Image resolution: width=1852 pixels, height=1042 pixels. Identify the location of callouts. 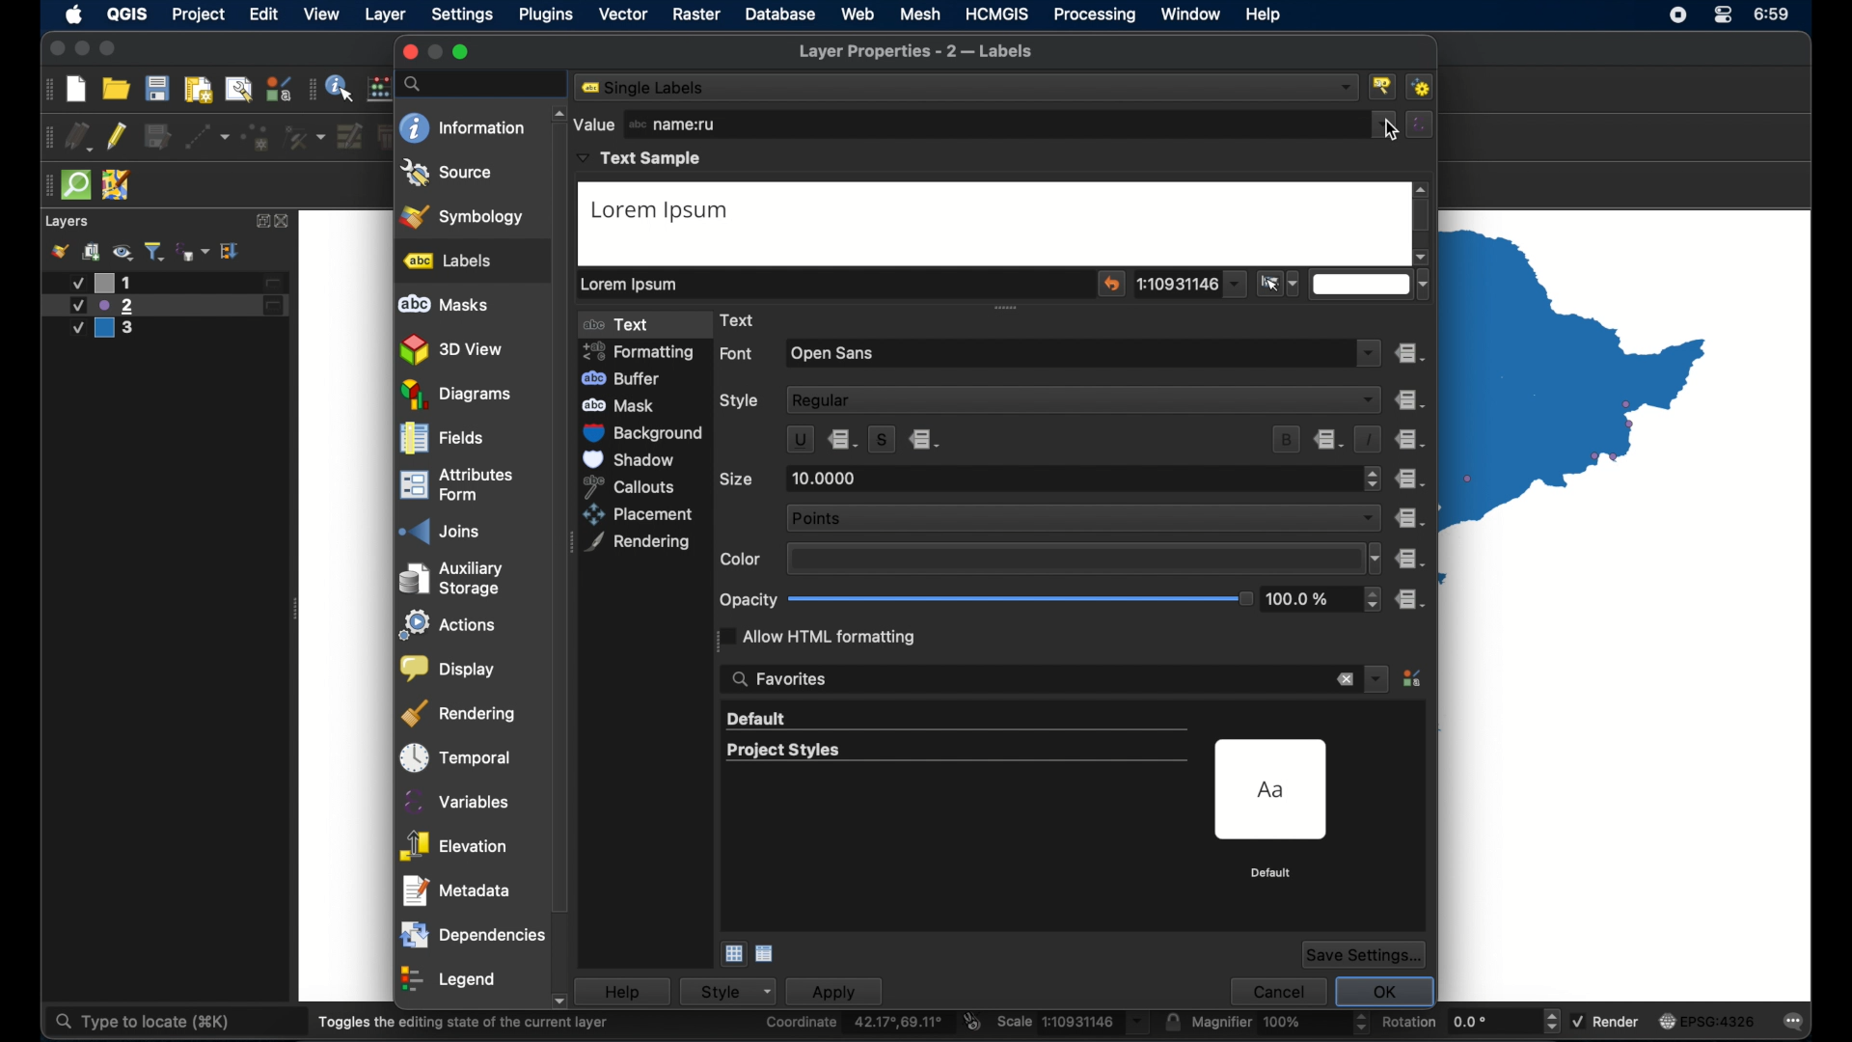
(638, 485).